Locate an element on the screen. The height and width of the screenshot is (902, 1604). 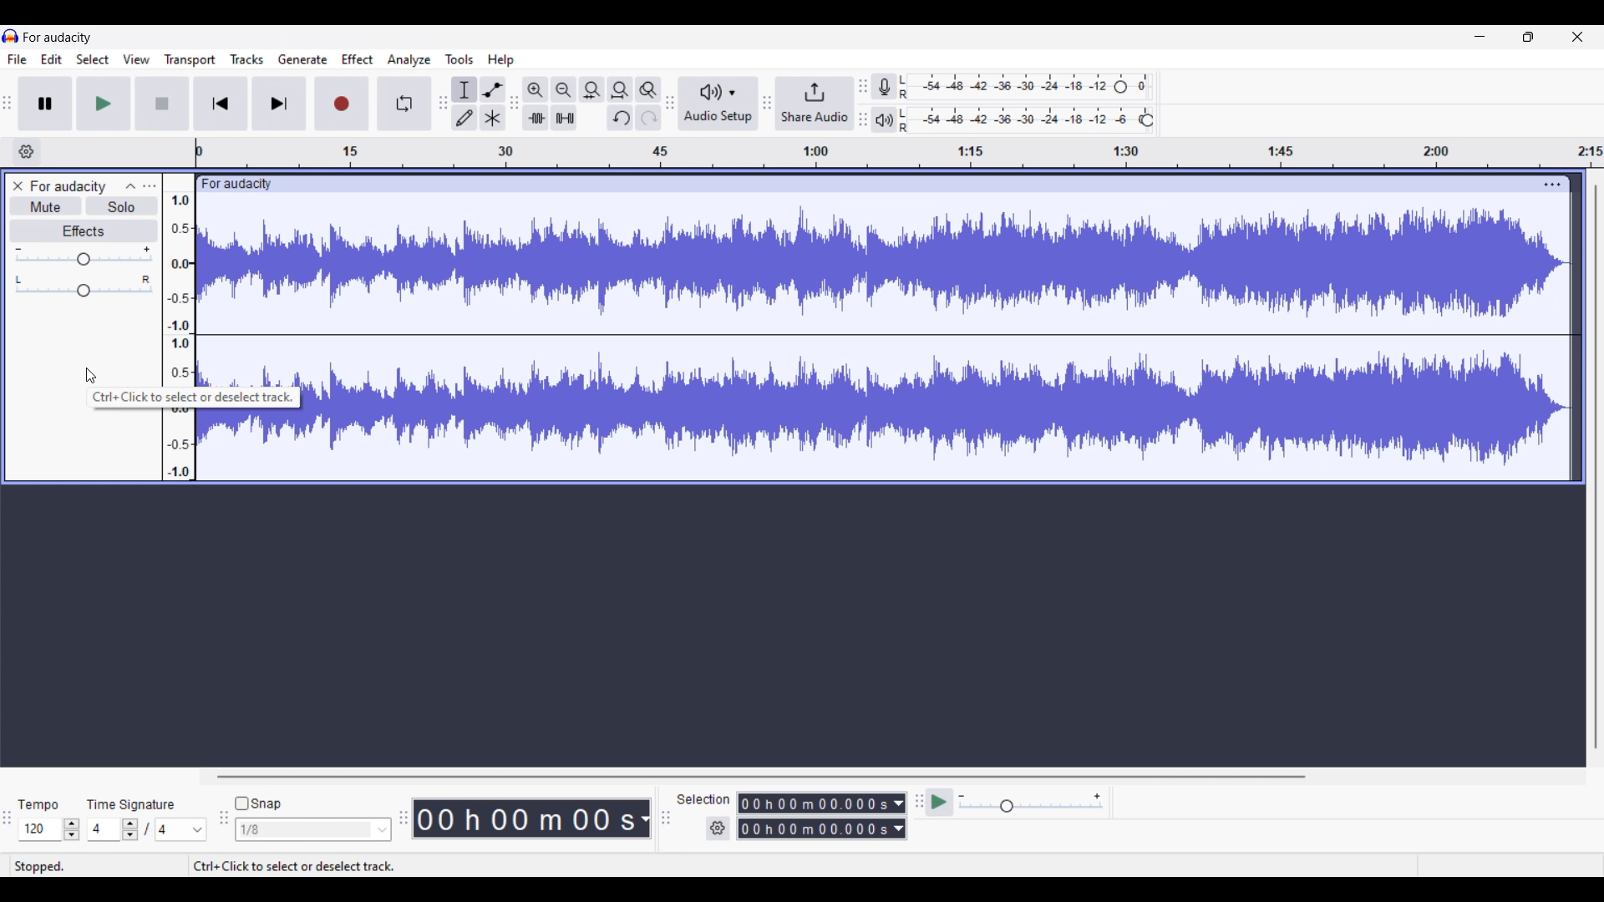
Record/Record new track is located at coordinates (343, 104).